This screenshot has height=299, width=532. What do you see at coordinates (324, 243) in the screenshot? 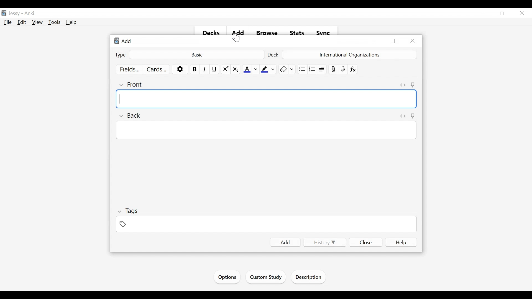
I see `History` at bounding box center [324, 243].